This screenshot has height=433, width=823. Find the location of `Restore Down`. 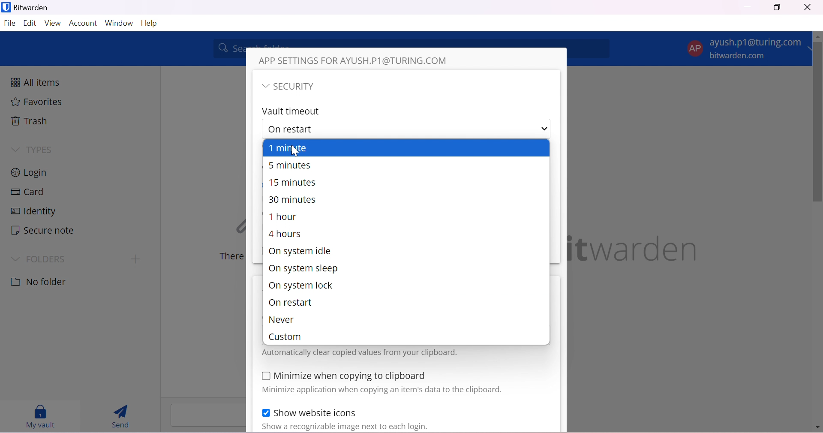

Restore Down is located at coordinates (778, 8).